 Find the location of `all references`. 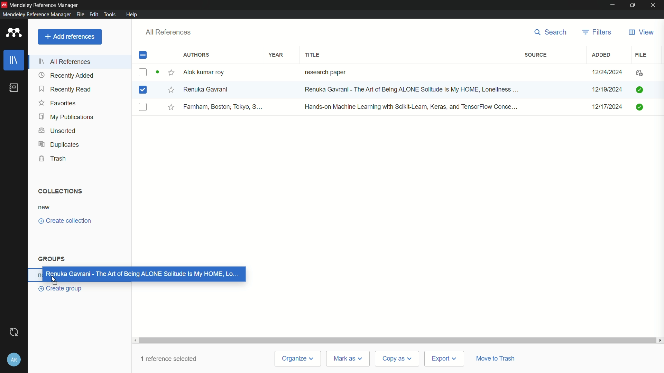

all references is located at coordinates (168, 32).